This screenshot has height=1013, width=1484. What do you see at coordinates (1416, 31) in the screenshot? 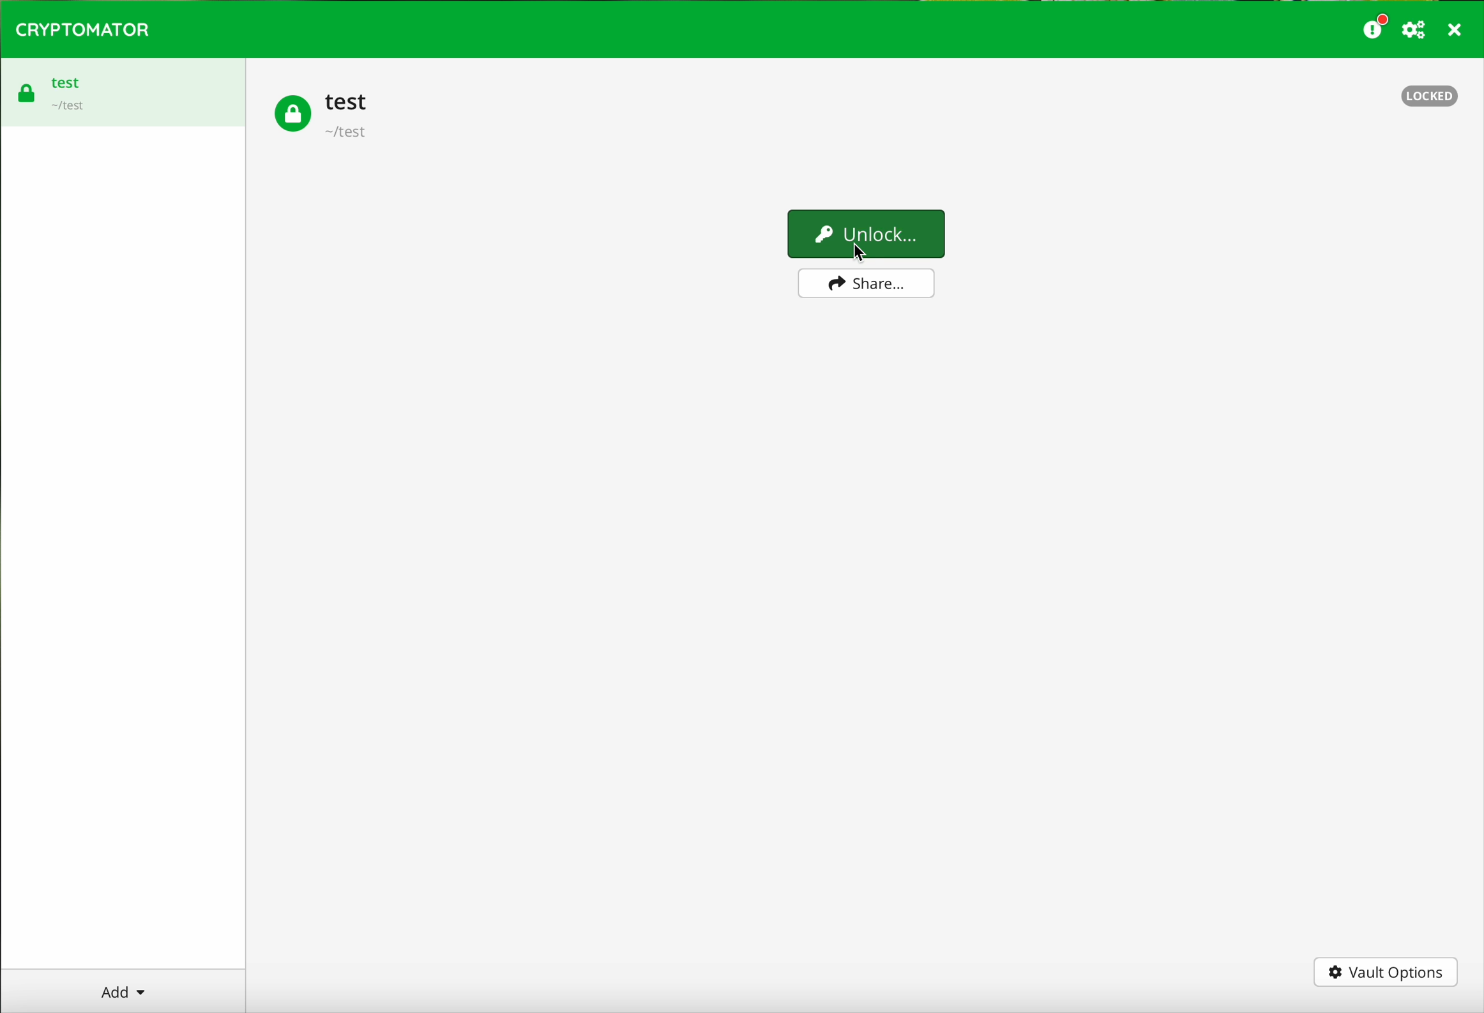
I see `preferences` at bounding box center [1416, 31].